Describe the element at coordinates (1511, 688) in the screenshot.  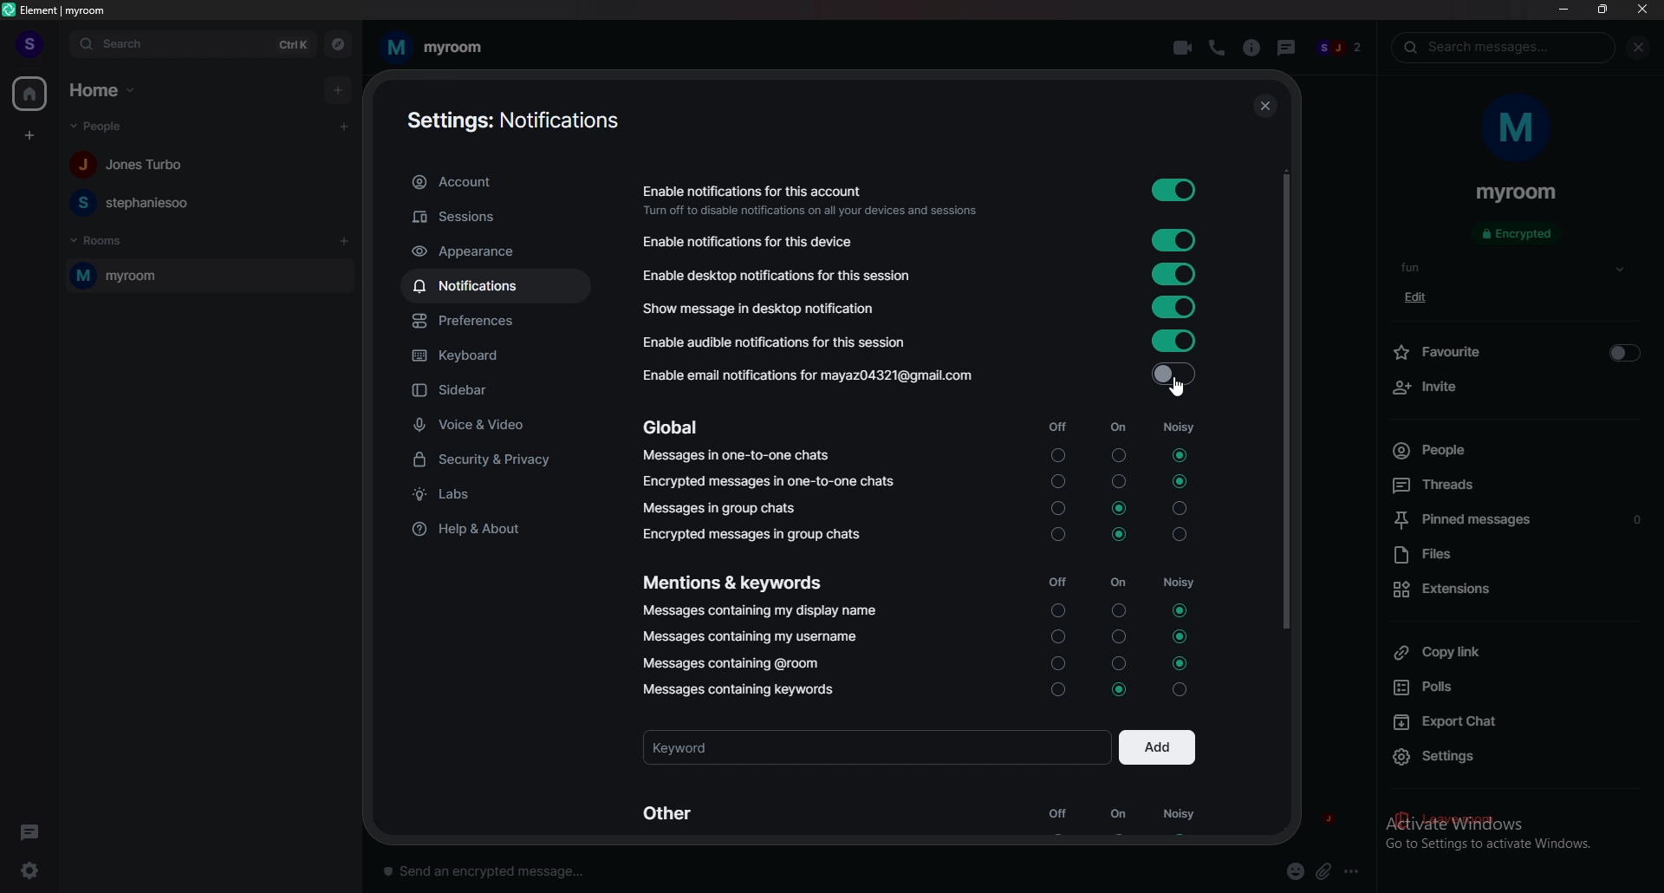
I see `polls` at that location.